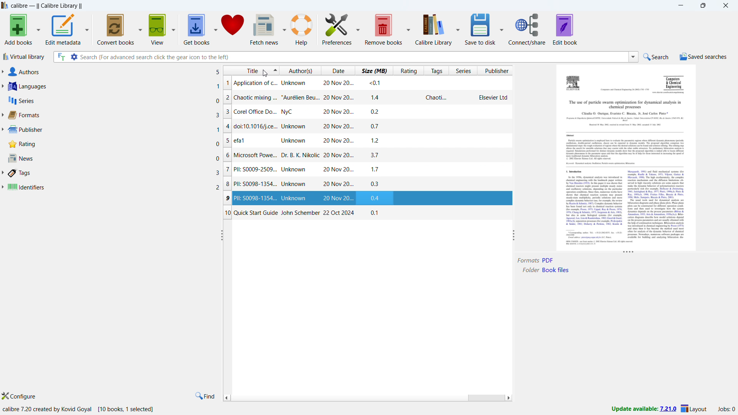 The width and height of the screenshot is (738, 415). Describe the element at coordinates (463, 71) in the screenshot. I see `sort by series` at that location.